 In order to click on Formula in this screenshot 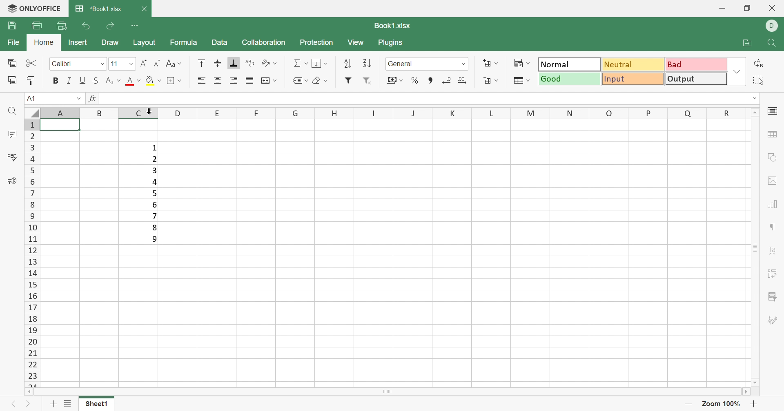, I will do `click(187, 43)`.